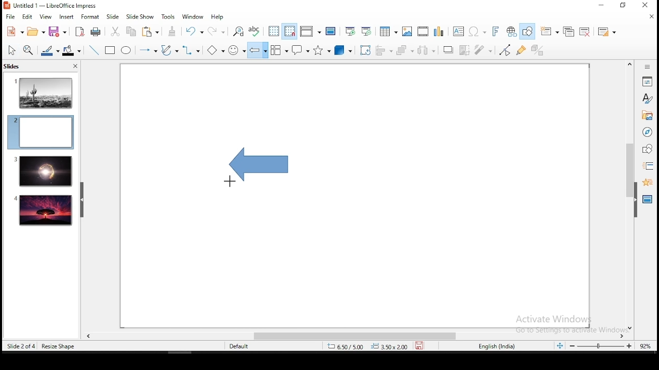 Image resolution: width=659 pixels, height=370 pixels. I want to click on english (india), so click(498, 346).